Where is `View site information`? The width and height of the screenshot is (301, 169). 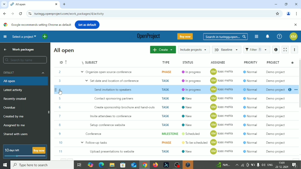 View site information is located at coordinates (29, 13).